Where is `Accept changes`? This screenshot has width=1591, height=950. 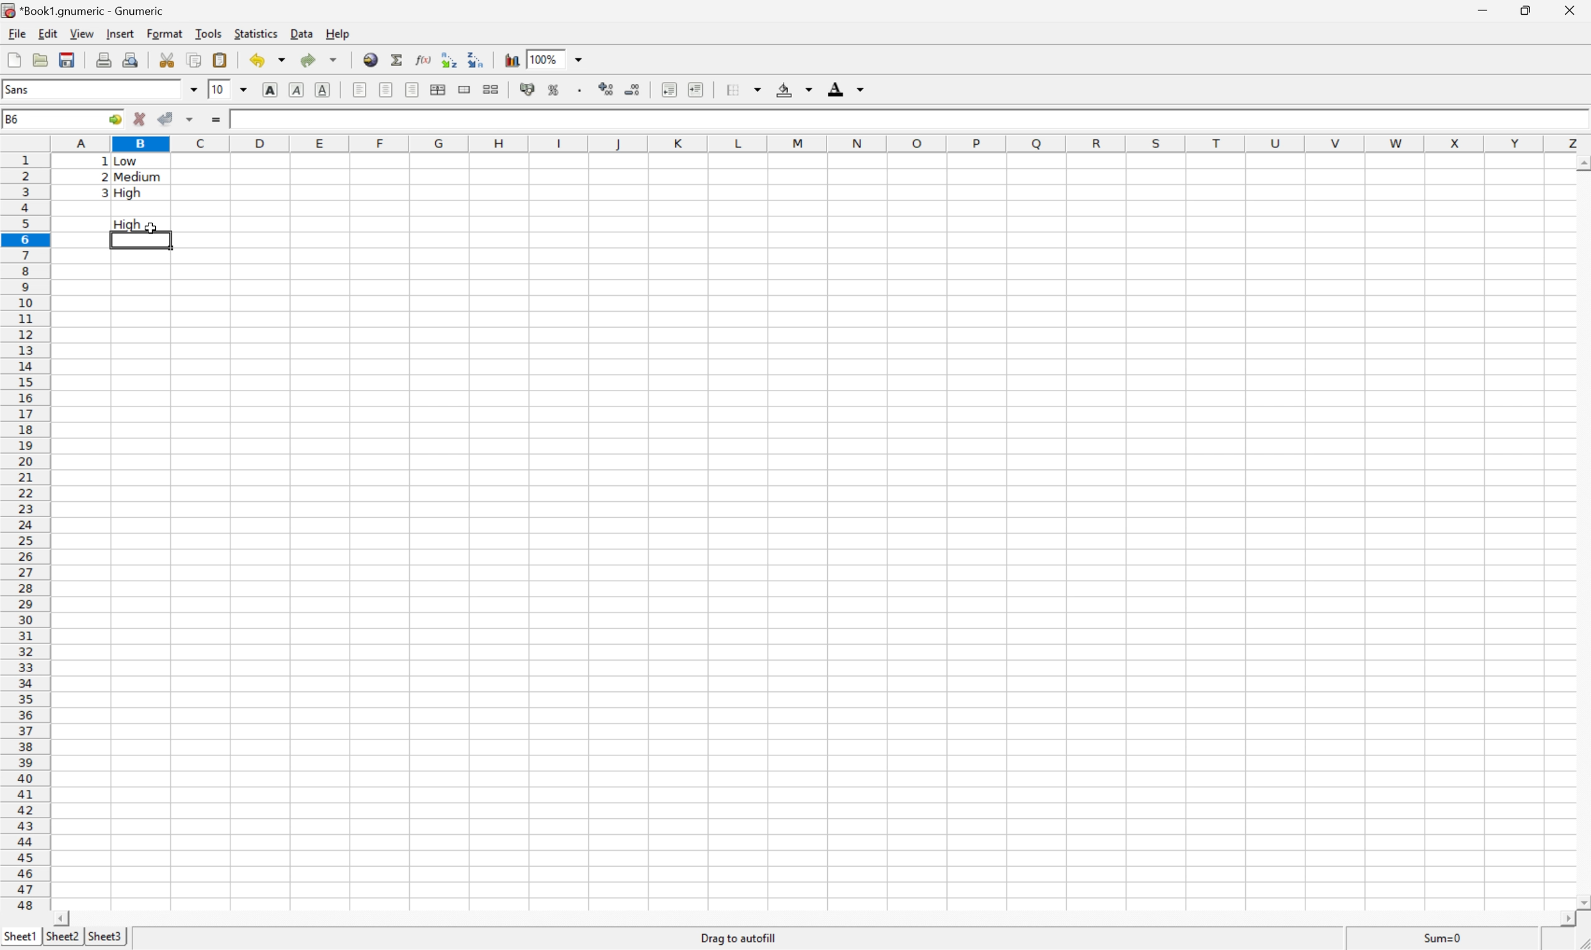
Accept changes is located at coordinates (166, 118).